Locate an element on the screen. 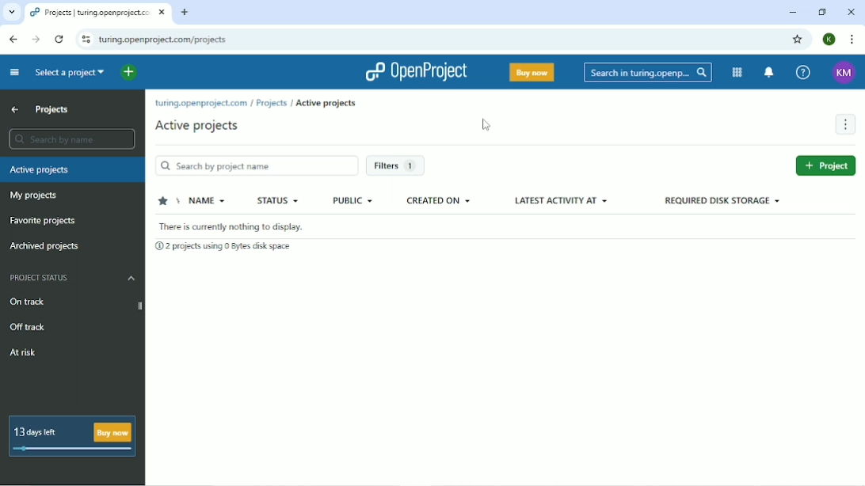  OpenProject is located at coordinates (419, 71).